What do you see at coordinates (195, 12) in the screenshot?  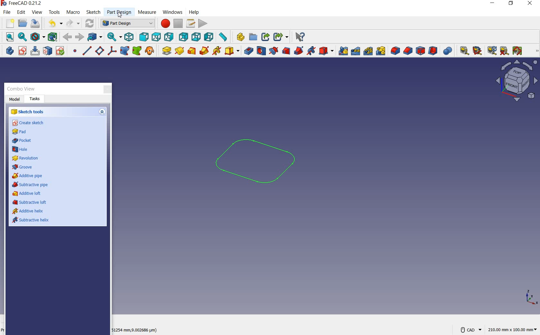 I see `help` at bounding box center [195, 12].